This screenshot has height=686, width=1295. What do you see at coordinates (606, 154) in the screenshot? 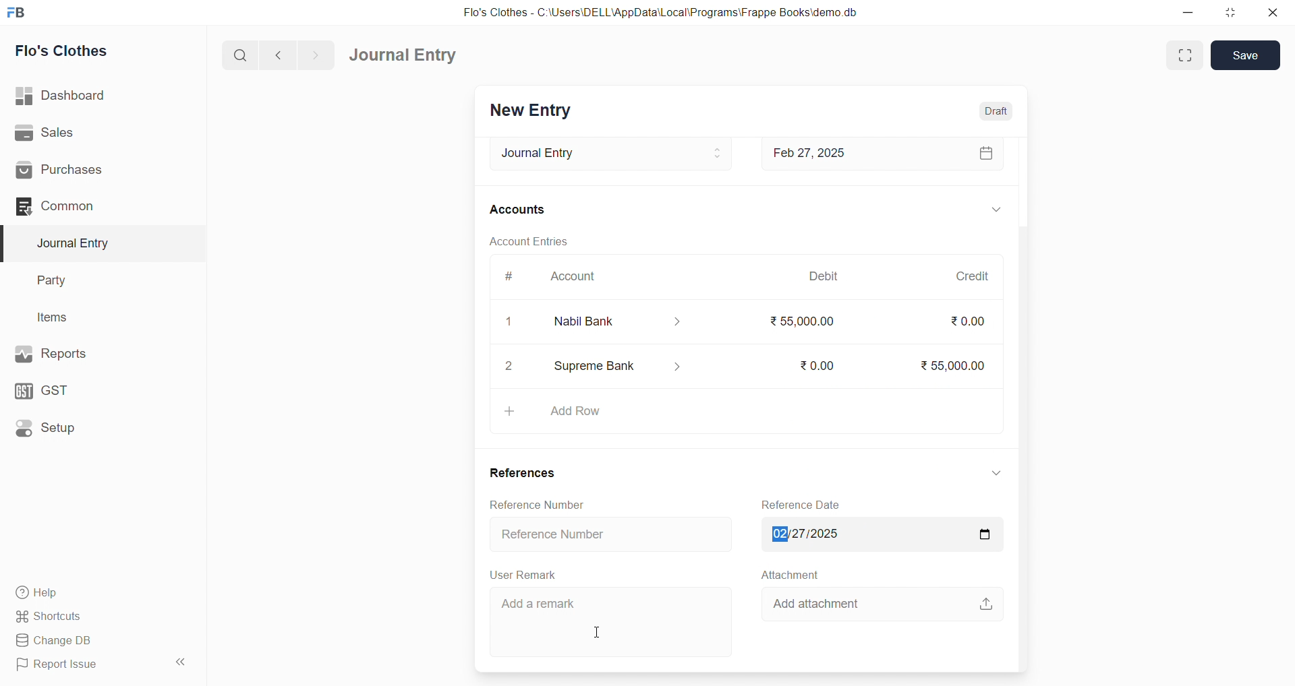
I see `Journal Entry` at bounding box center [606, 154].